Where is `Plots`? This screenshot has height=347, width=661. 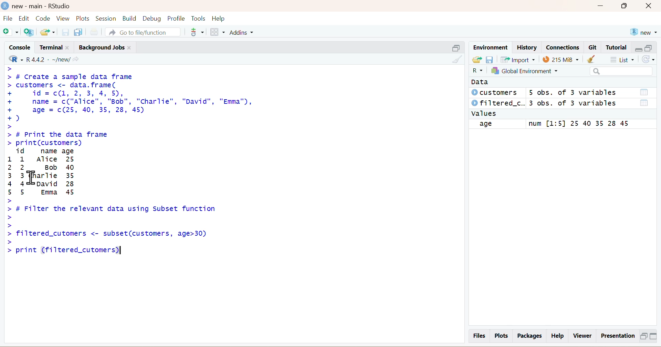
Plots is located at coordinates (501, 336).